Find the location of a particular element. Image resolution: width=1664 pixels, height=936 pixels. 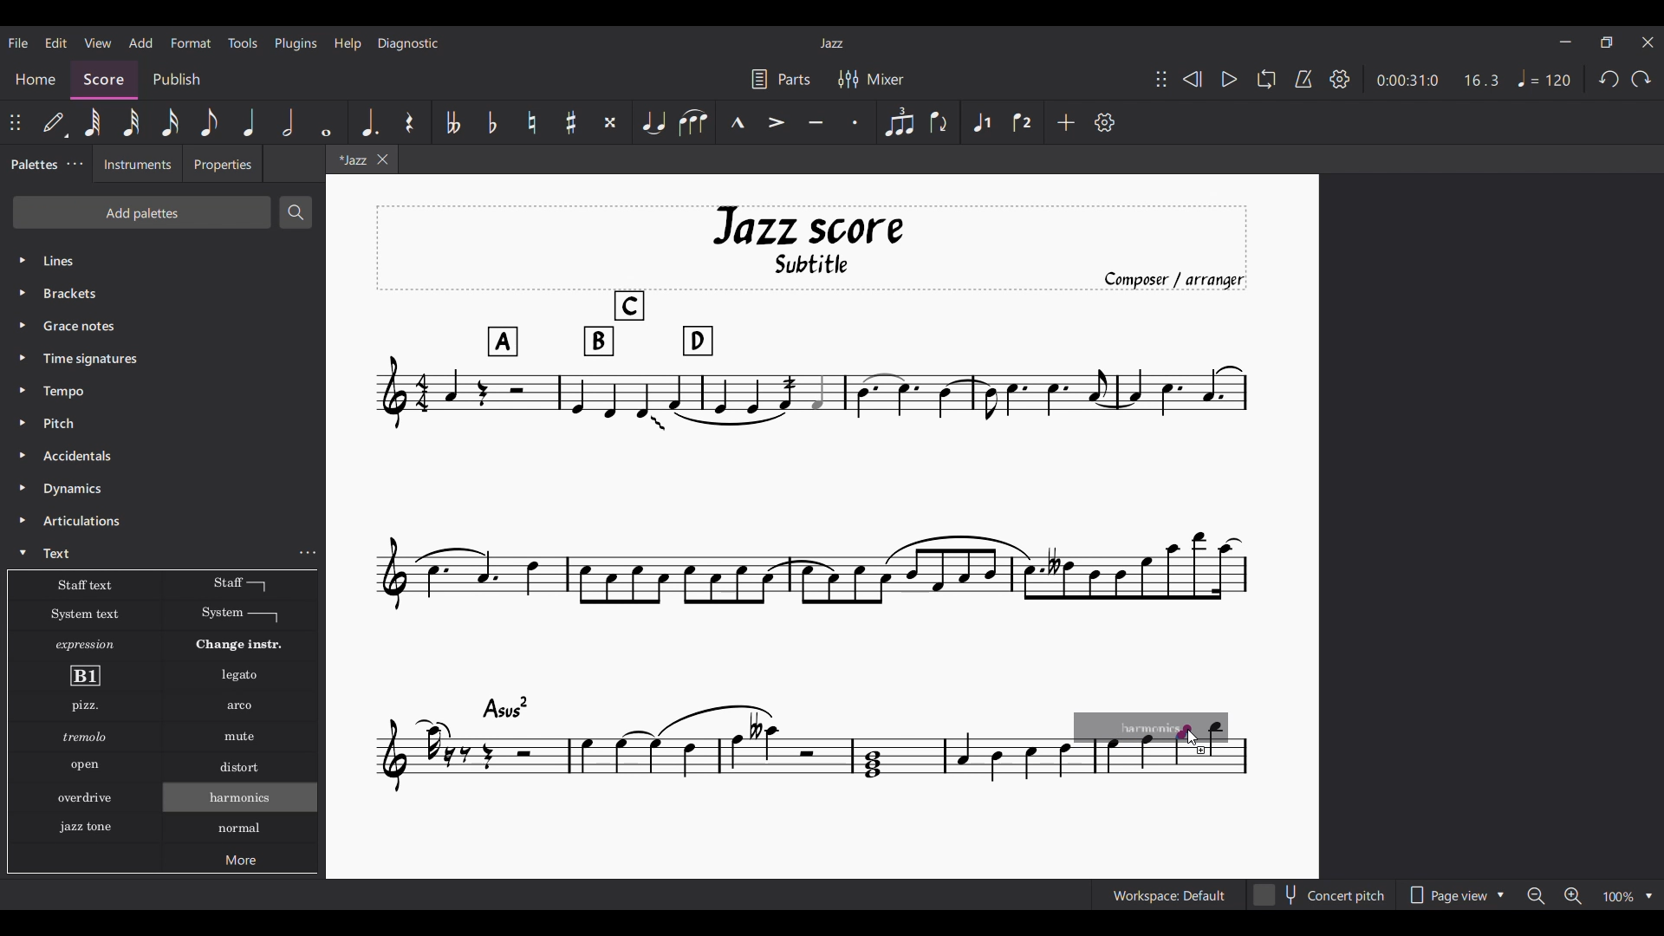

Text options is located at coordinates (82, 585).